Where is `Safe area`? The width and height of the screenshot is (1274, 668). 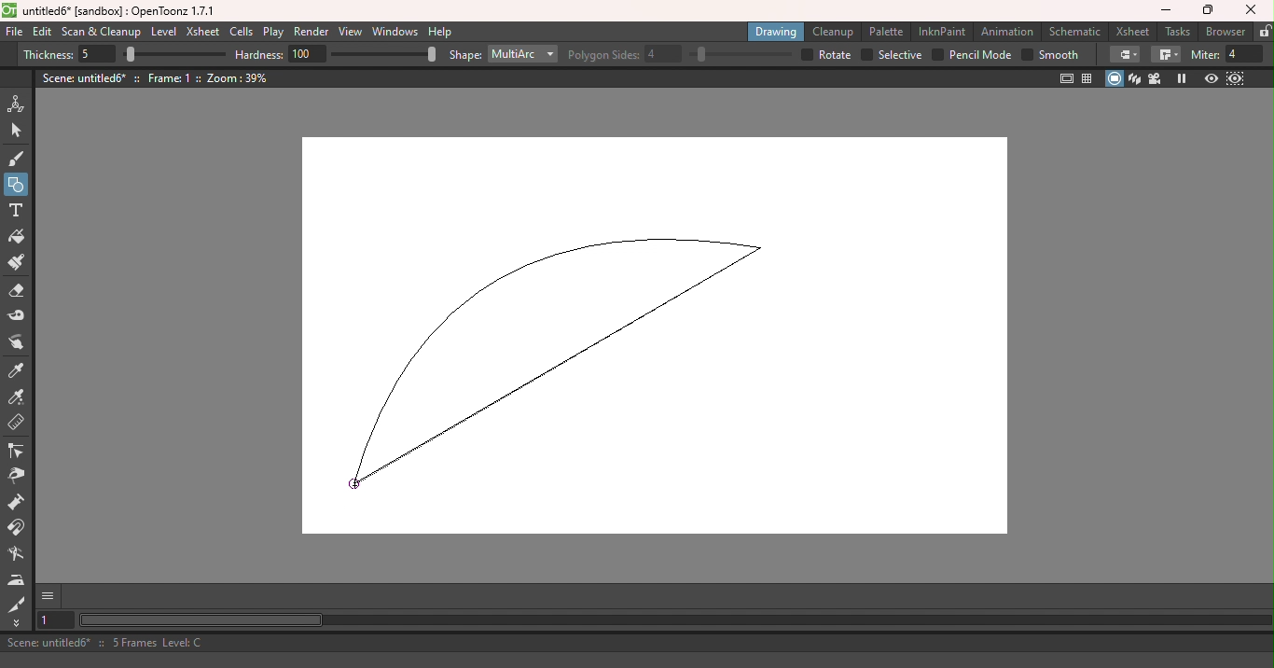
Safe area is located at coordinates (1067, 78).